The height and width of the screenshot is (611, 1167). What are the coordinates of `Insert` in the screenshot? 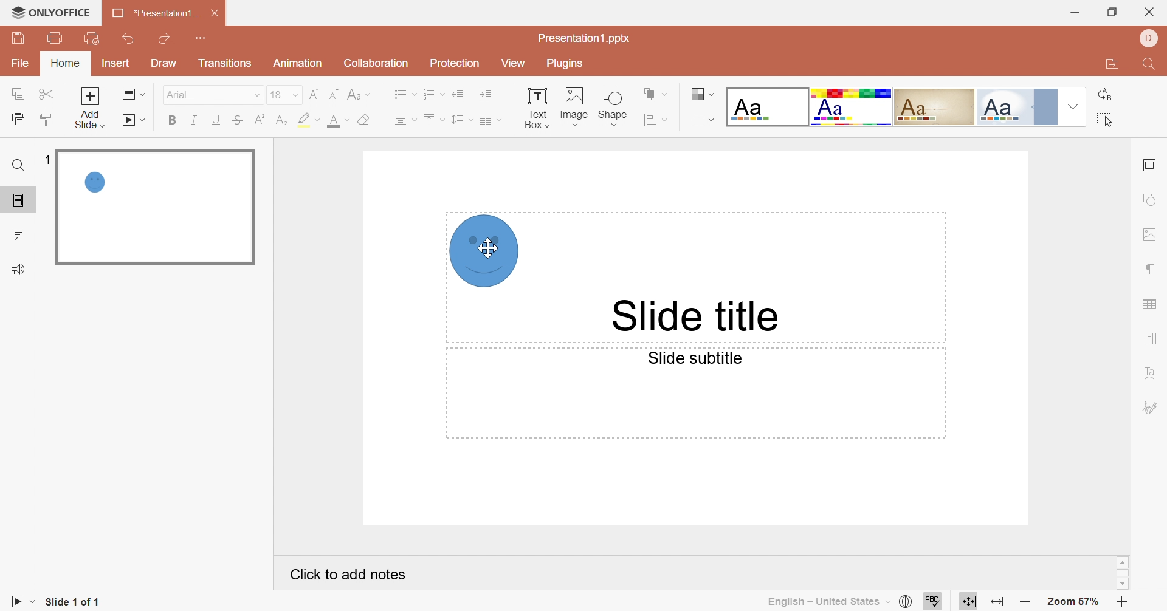 It's located at (116, 64).